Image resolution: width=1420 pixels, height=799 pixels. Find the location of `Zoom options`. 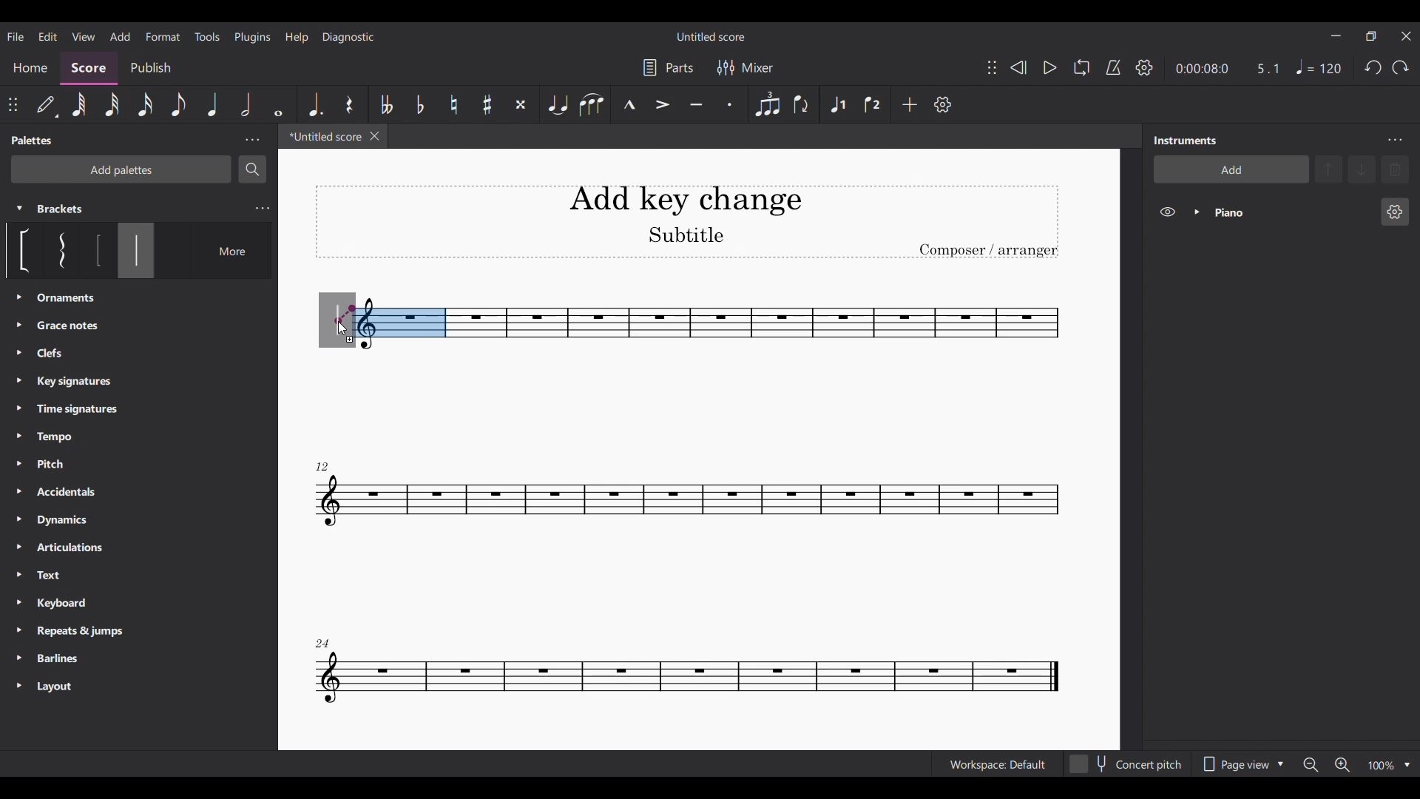

Zoom options is located at coordinates (1407, 766).